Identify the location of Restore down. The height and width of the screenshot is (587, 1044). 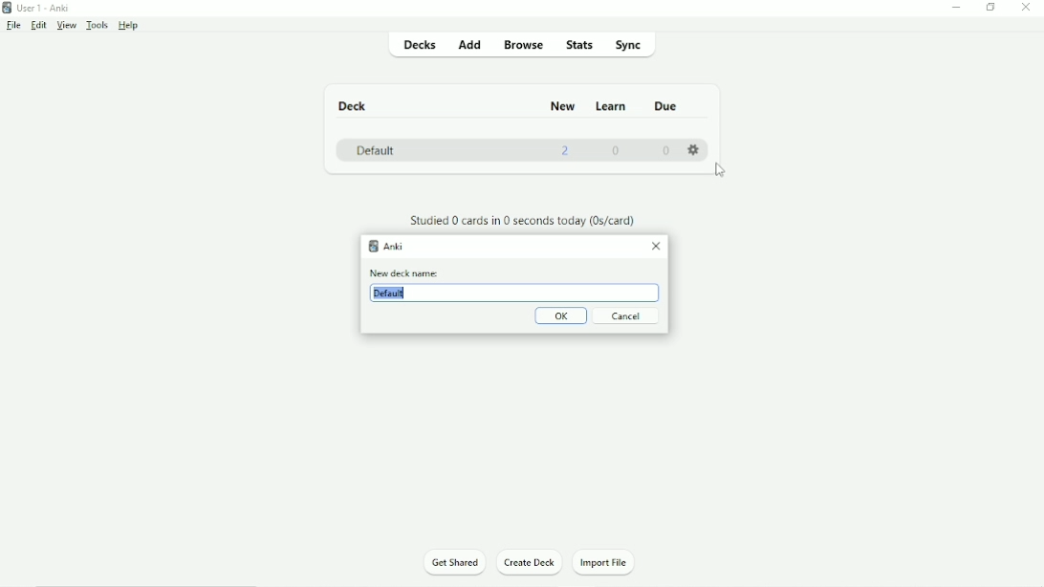
(991, 8).